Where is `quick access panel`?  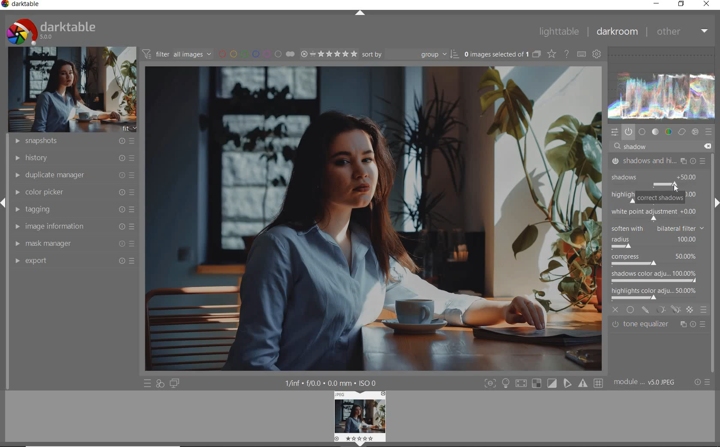
quick access panel is located at coordinates (615, 133).